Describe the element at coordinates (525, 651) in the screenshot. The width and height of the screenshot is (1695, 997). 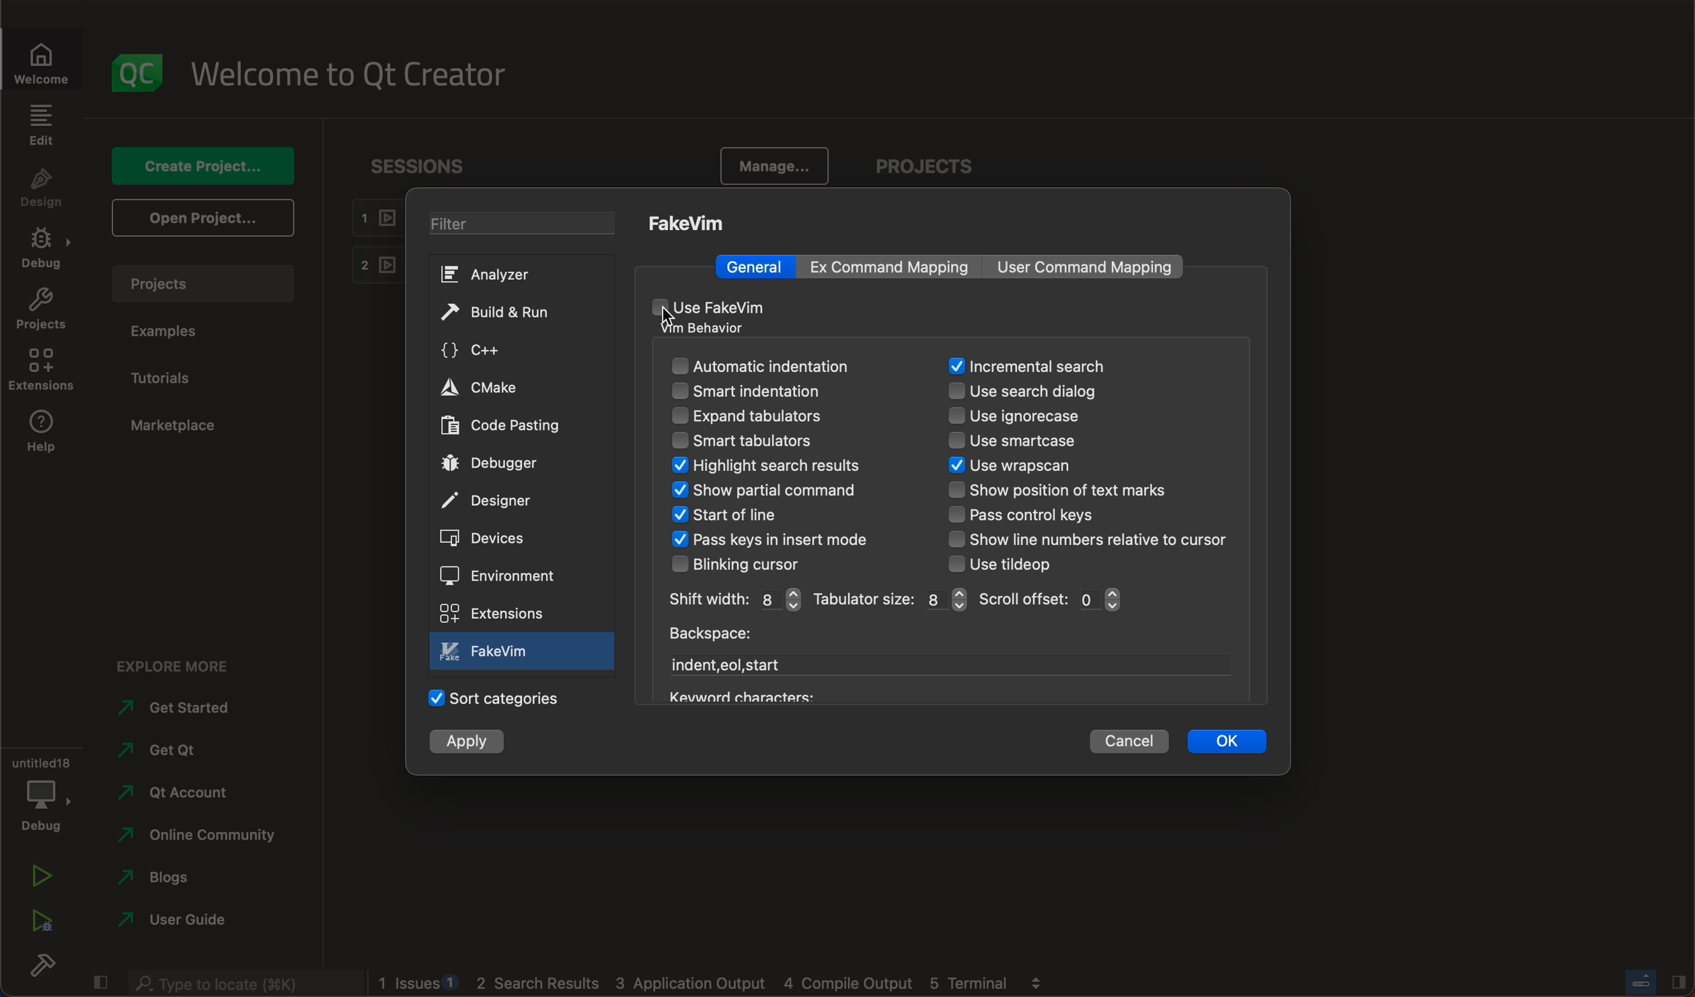
I see `fake vim` at that location.